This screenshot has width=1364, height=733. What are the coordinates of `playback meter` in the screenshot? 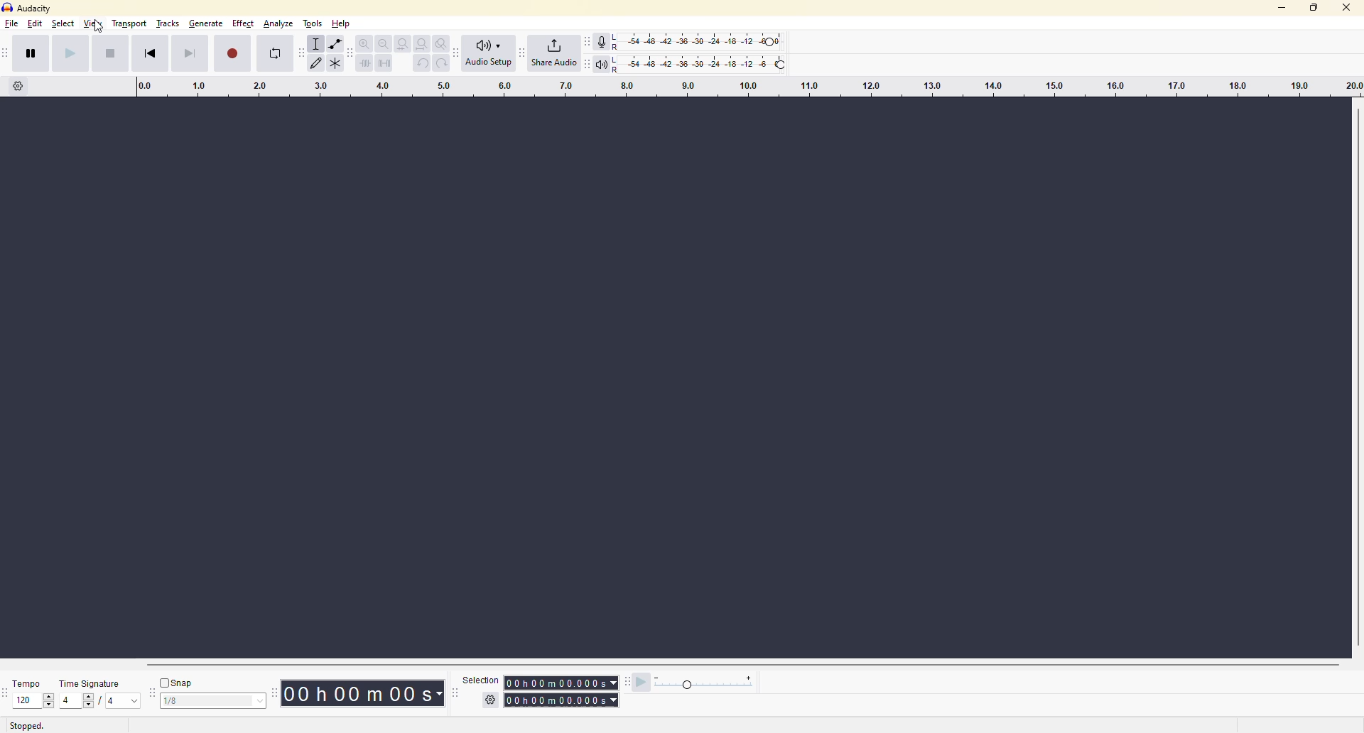 It's located at (605, 63).